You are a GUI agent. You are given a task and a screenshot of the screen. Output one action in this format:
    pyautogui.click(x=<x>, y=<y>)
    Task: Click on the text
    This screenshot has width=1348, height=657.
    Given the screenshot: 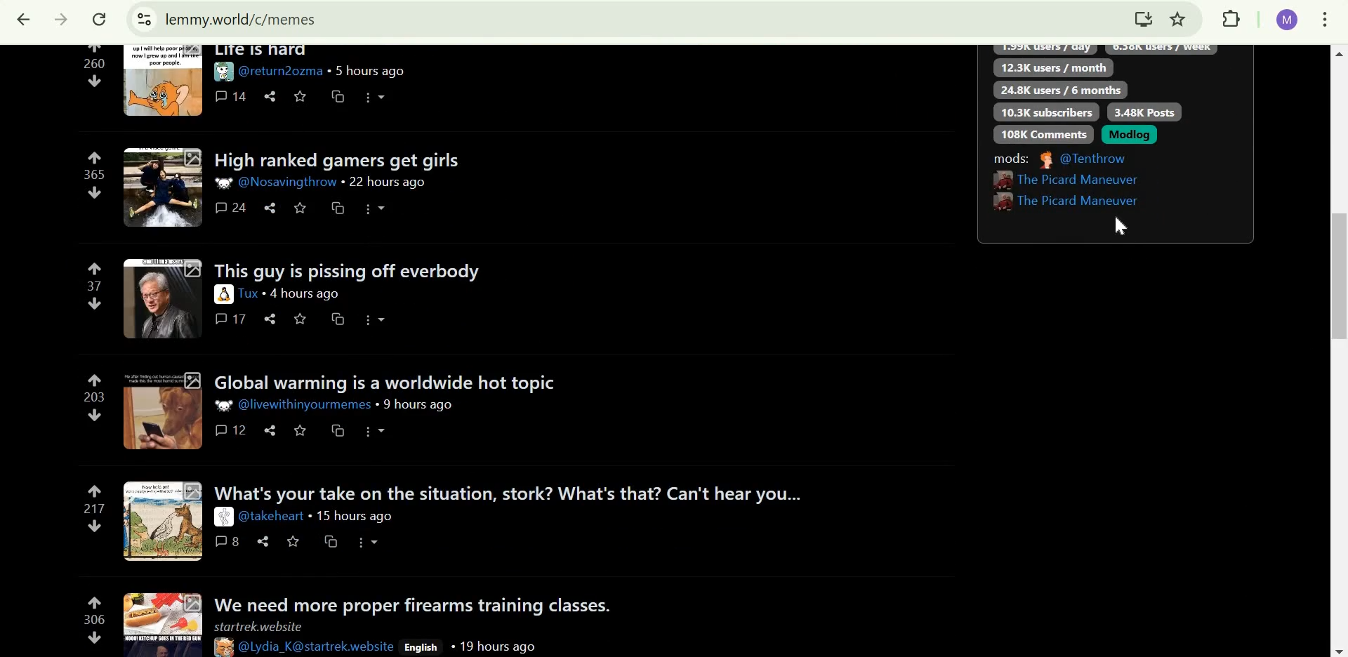 What is the action you would take?
    pyautogui.click(x=1102, y=51)
    